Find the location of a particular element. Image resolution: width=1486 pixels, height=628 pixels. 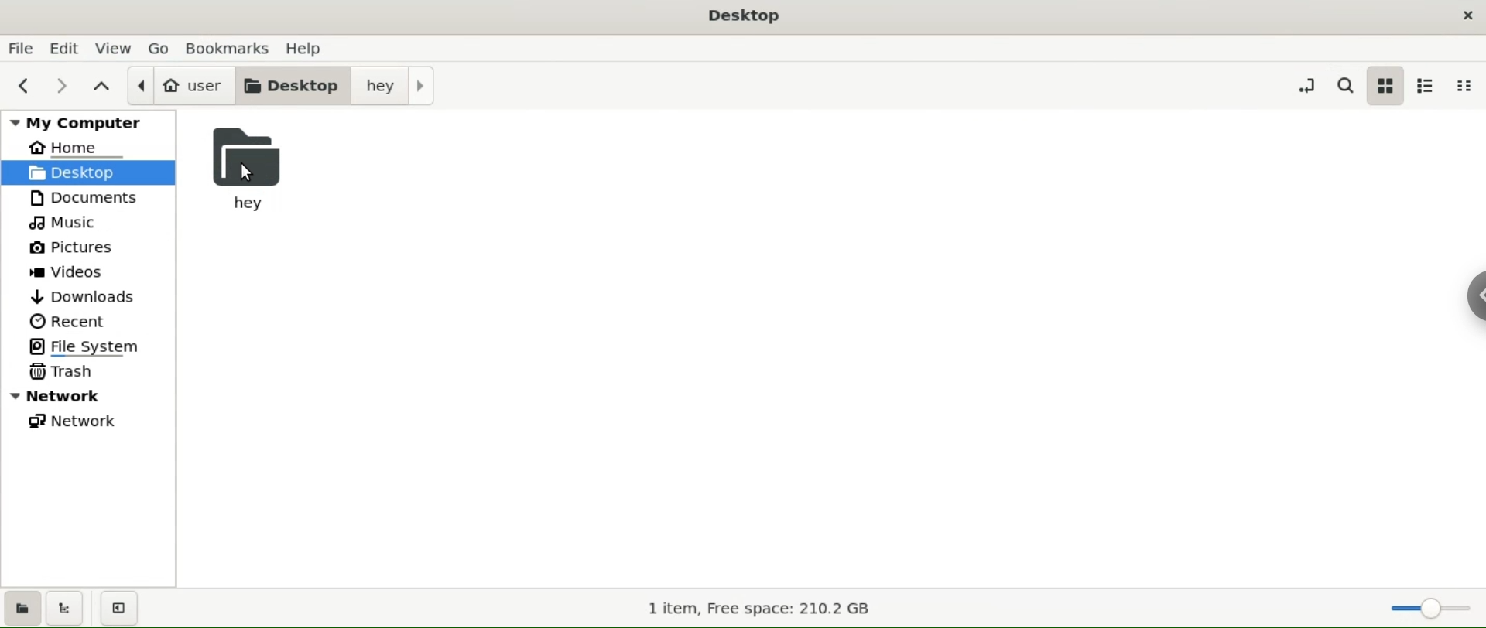

videos is located at coordinates (67, 273).